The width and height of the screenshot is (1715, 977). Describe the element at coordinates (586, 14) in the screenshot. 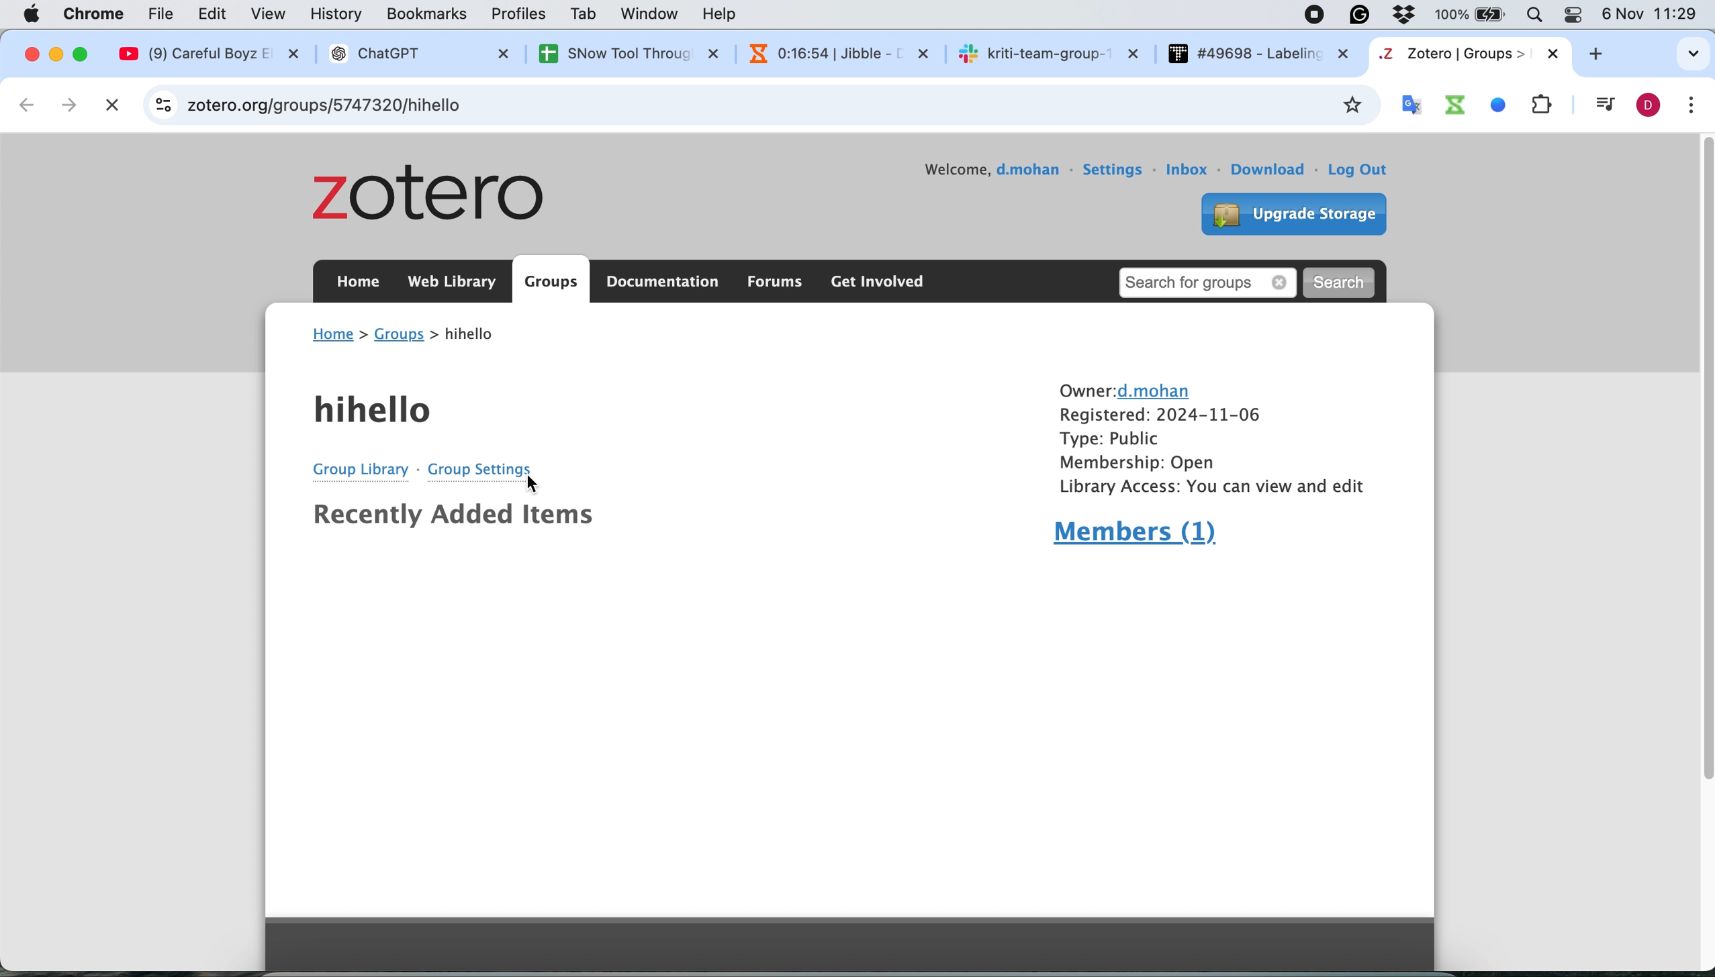

I see `tab` at that location.